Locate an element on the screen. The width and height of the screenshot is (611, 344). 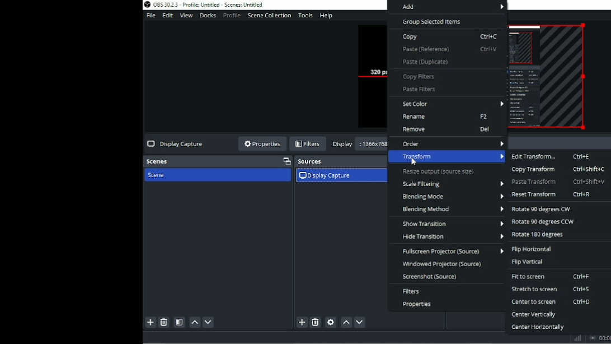
View is located at coordinates (186, 16).